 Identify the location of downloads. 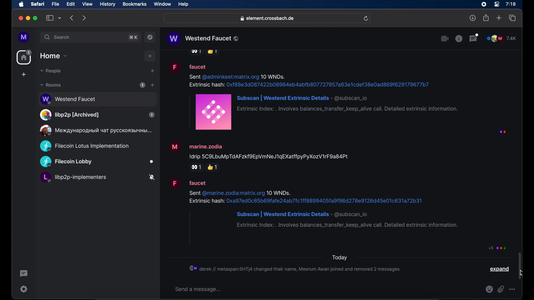
(473, 18).